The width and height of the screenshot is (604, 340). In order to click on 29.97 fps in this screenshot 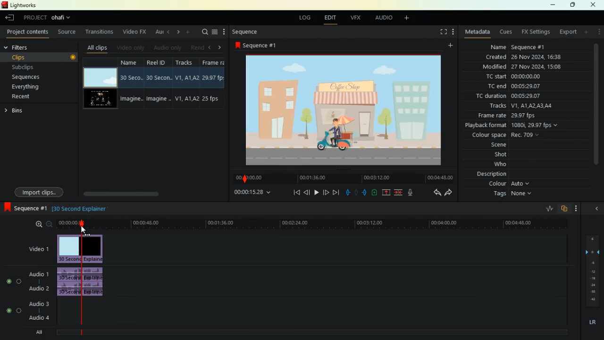, I will do `click(528, 116)`.